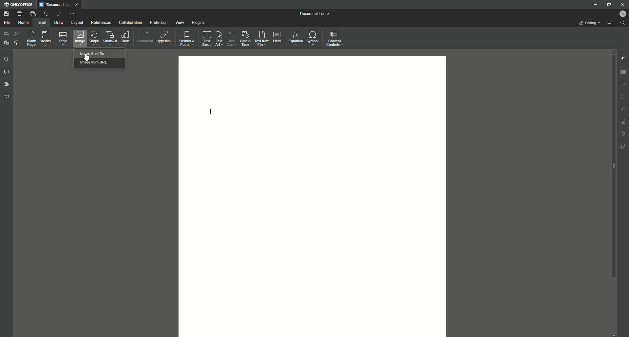 The width and height of the screenshot is (629, 337). Describe the element at coordinates (7, 72) in the screenshot. I see `Comments` at that location.